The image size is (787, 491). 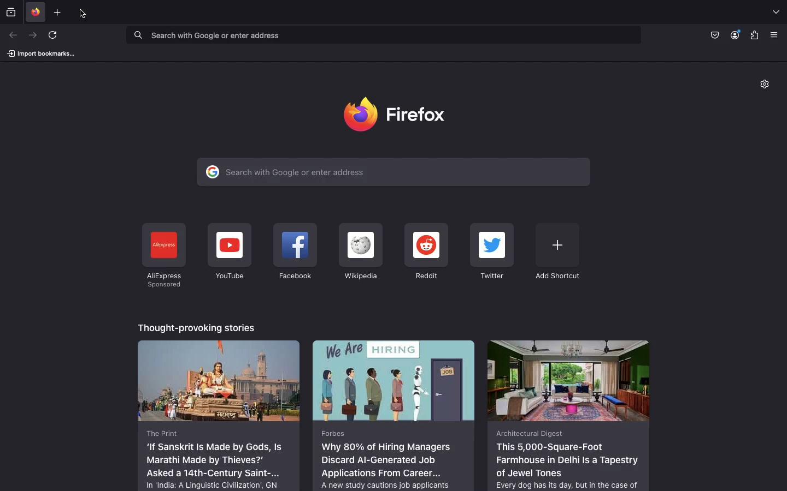 What do you see at coordinates (60, 13) in the screenshot?
I see `Add new tab` at bounding box center [60, 13].